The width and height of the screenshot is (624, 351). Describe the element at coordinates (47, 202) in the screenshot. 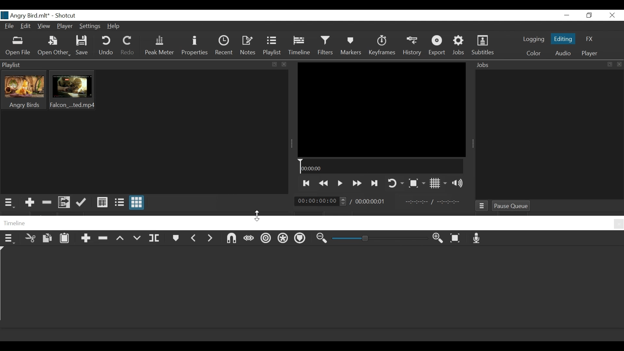

I see `Remove cut` at that location.